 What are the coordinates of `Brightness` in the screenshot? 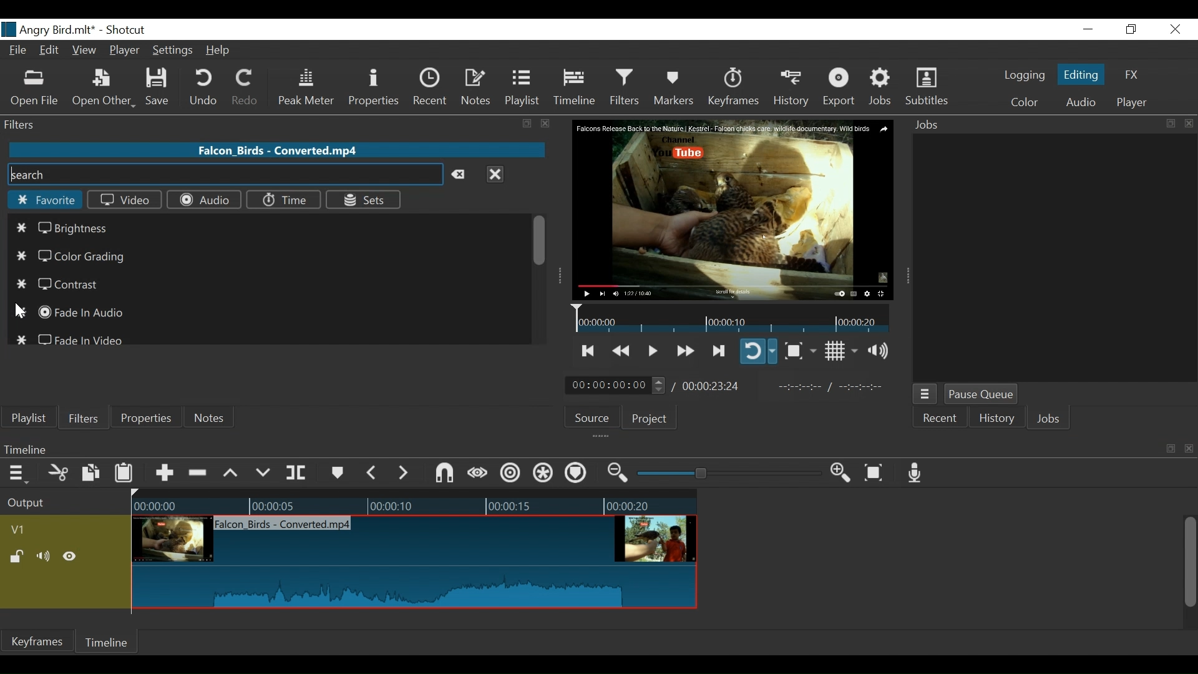 It's located at (67, 227).